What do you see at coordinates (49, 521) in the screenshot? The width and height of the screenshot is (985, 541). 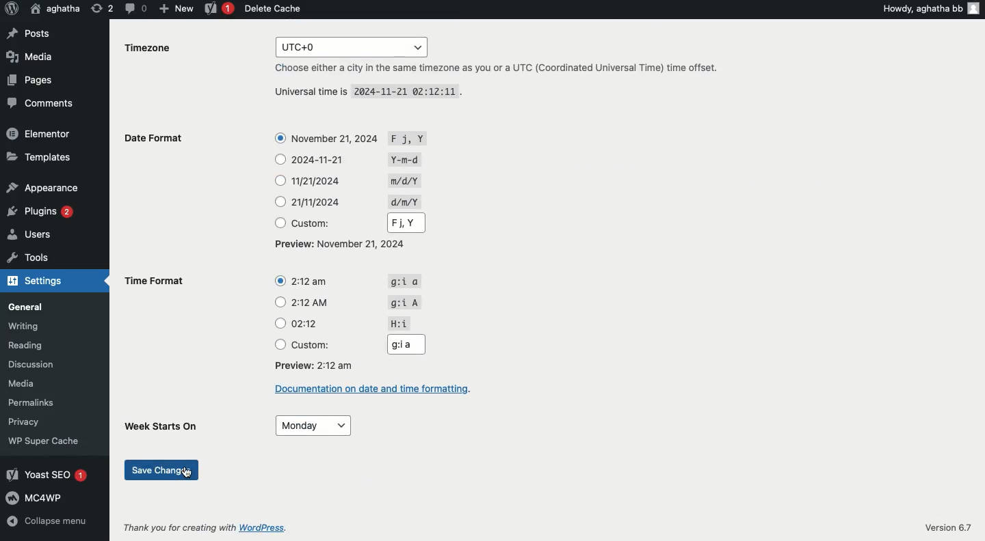 I see `Collapse menu` at bounding box center [49, 521].